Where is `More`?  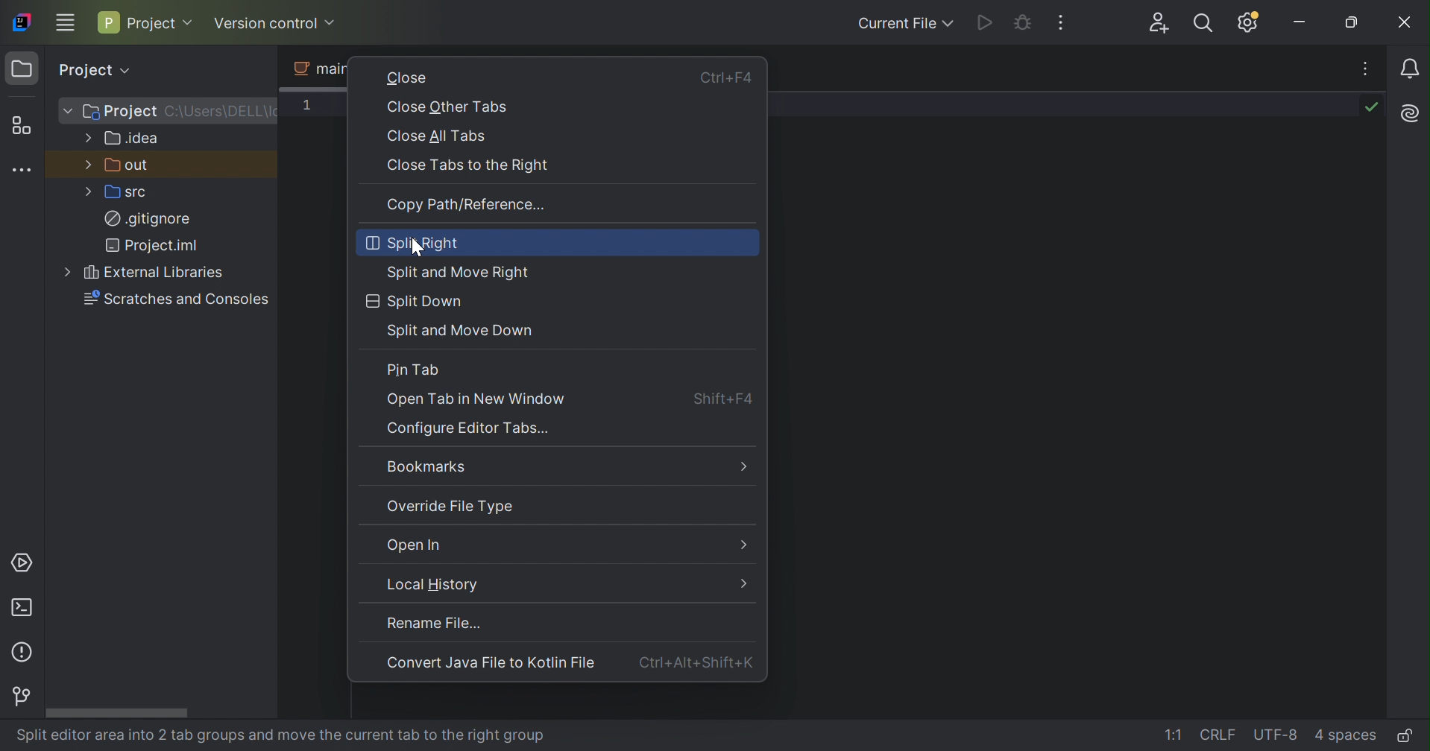 More is located at coordinates (89, 163).